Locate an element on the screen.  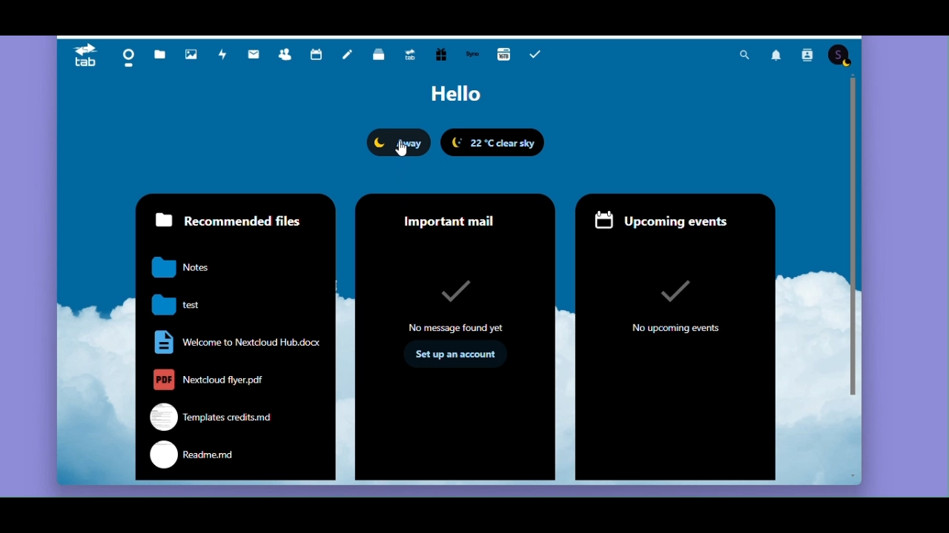
Photos is located at coordinates (189, 52).